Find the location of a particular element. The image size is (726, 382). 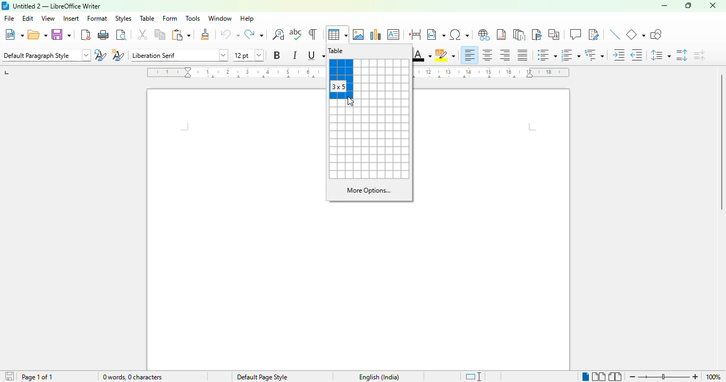

help is located at coordinates (247, 19).